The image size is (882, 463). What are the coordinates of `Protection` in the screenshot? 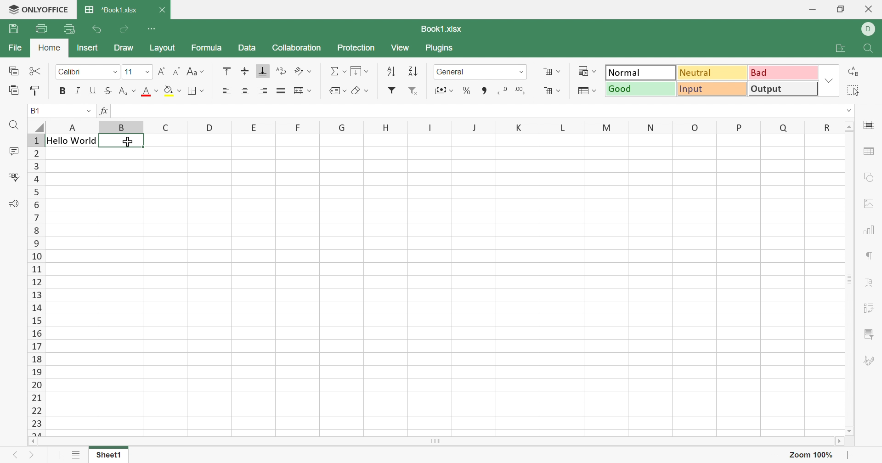 It's located at (355, 48).